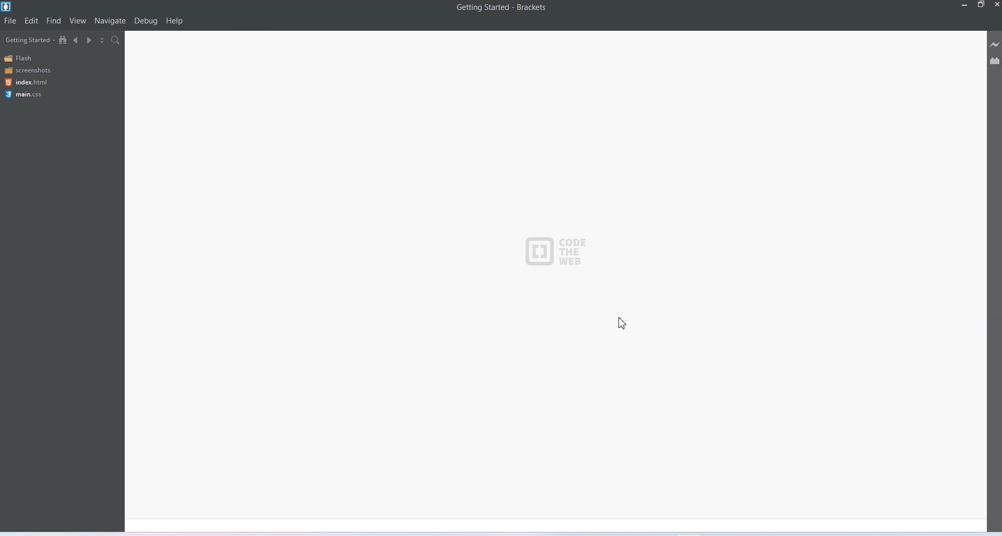 The height and width of the screenshot is (536, 1002). I want to click on Edit, so click(31, 21).